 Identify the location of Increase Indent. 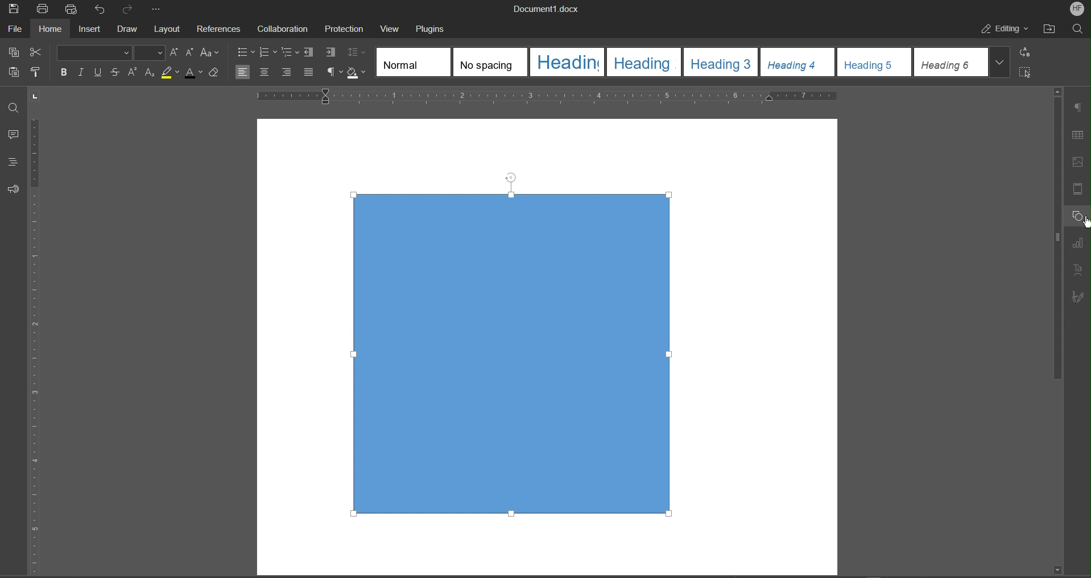
(332, 53).